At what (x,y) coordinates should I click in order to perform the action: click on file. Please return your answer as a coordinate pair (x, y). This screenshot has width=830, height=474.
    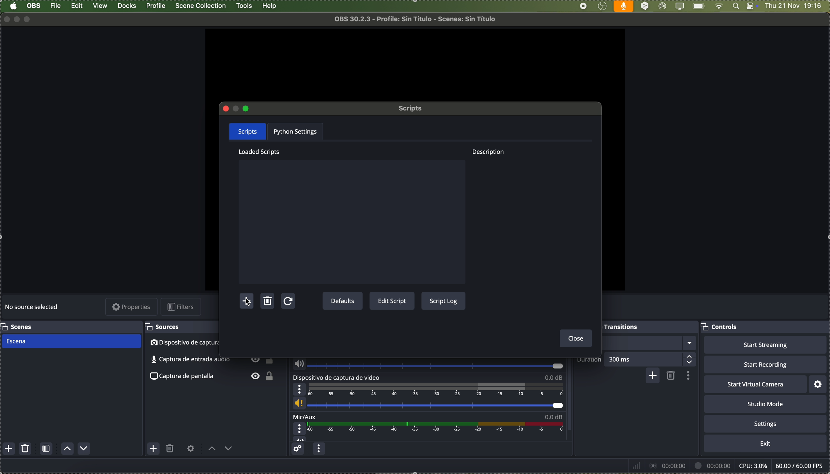
    Looking at the image, I should click on (56, 6).